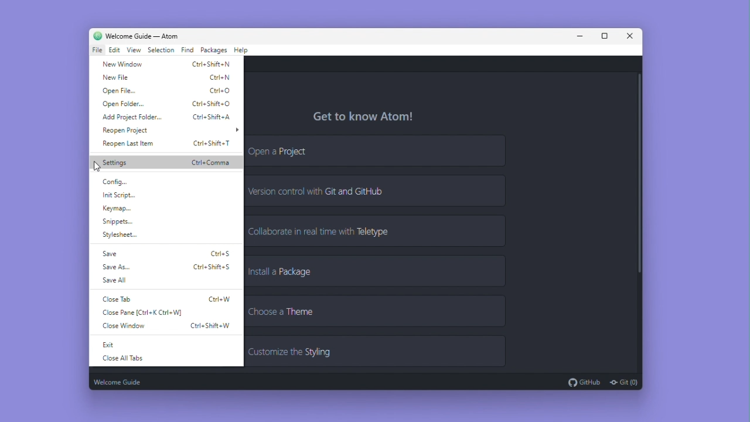 The width and height of the screenshot is (750, 422). What do you see at coordinates (380, 190) in the screenshot?
I see `Version control with git and github` at bounding box center [380, 190].